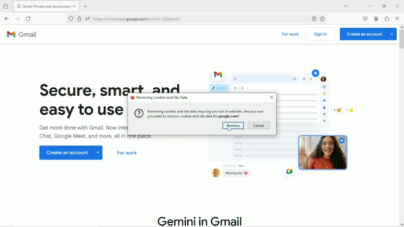  What do you see at coordinates (80, 19) in the screenshot?
I see `Verified by Google Trust Services` at bounding box center [80, 19].